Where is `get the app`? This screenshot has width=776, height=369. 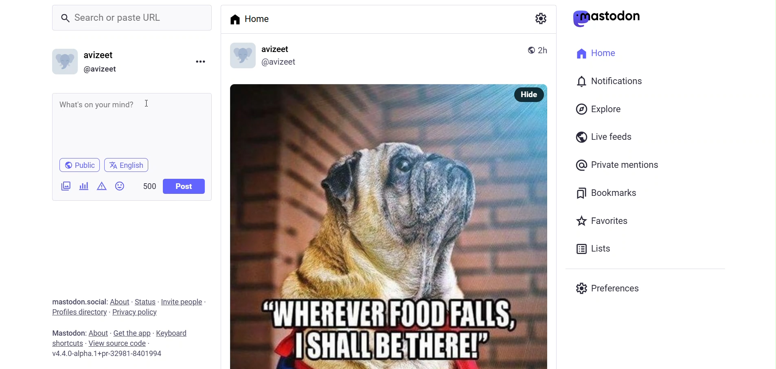
get the app is located at coordinates (129, 332).